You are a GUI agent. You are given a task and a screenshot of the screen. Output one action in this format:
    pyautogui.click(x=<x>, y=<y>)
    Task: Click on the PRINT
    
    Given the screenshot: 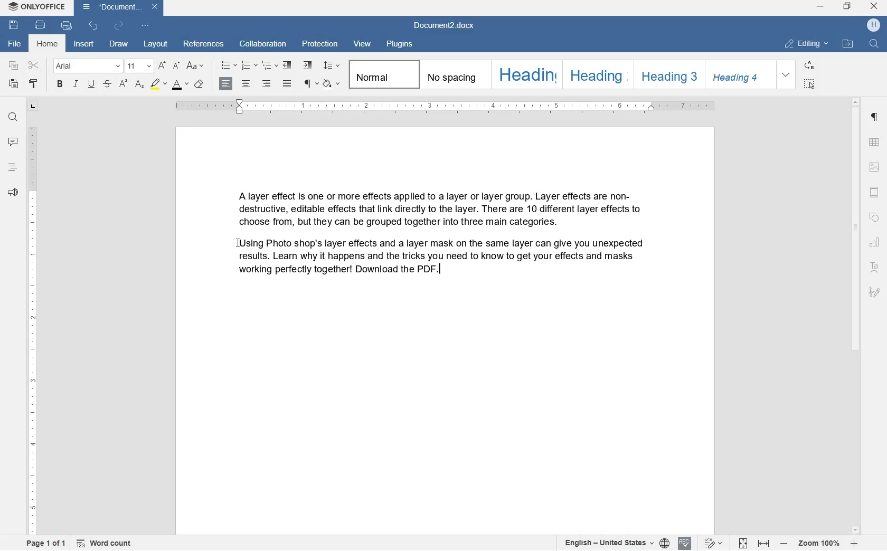 What is the action you would take?
    pyautogui.click(x=41, y=25)
    